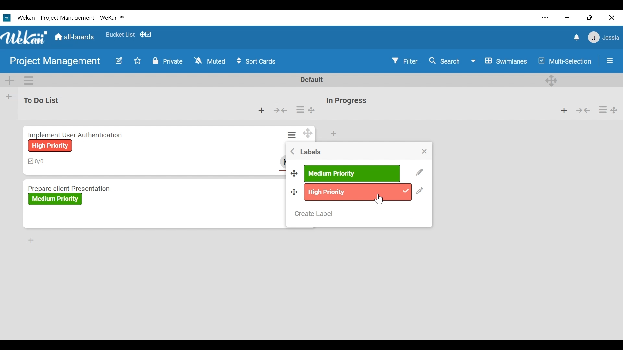 Image resolution: width=623 pixels, height=350 pixels. Describe the element at coordinates (545, 18) in the screenshot. I see `settings and more` at that location.